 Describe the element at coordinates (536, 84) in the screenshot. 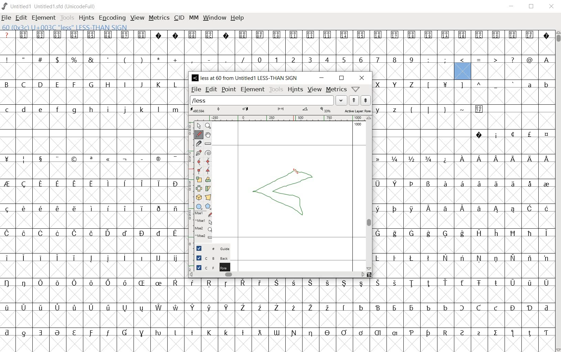

I see `small letters a b` at that location.